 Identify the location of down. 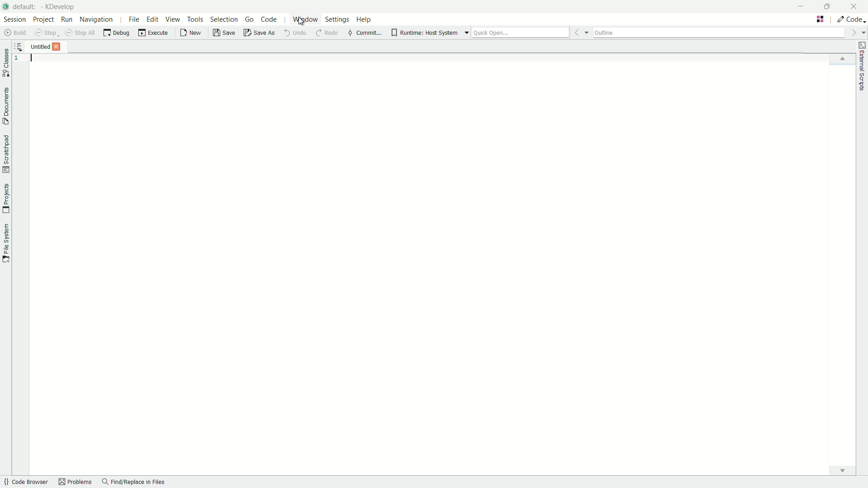
(840, 470).